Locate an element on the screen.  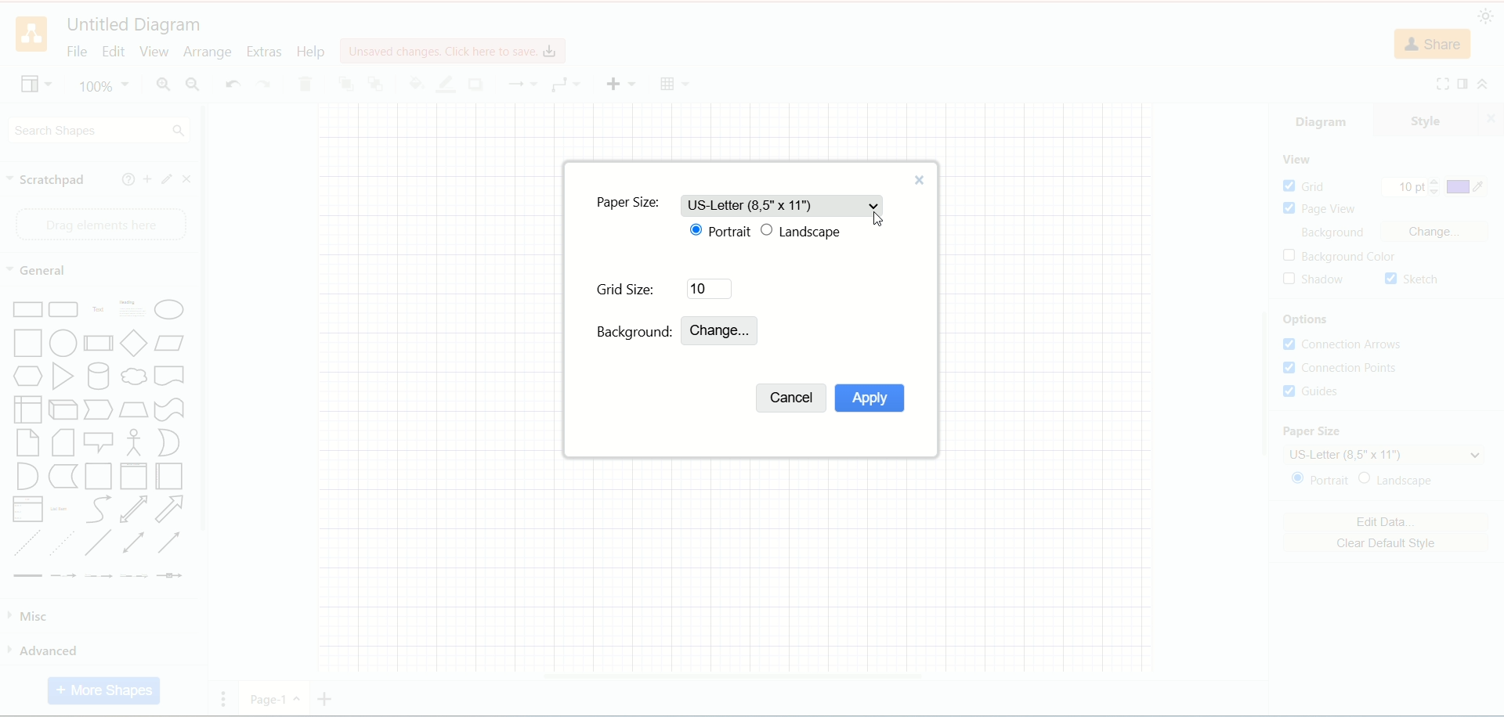
landscape is located at coordinates (803, 232).